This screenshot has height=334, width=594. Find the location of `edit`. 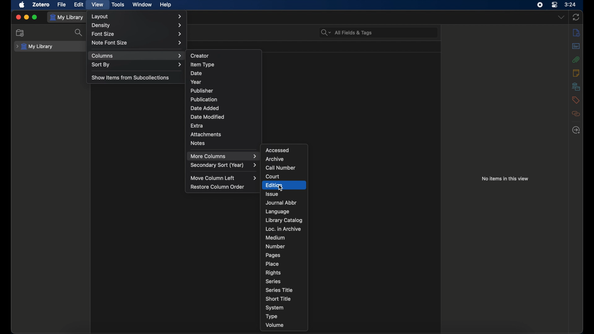

edit is located at coordinates (79, 5).